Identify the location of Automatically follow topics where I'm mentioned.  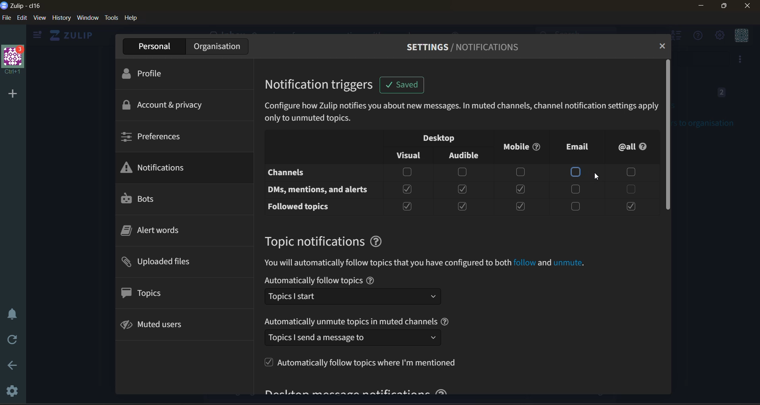
(360, 362).